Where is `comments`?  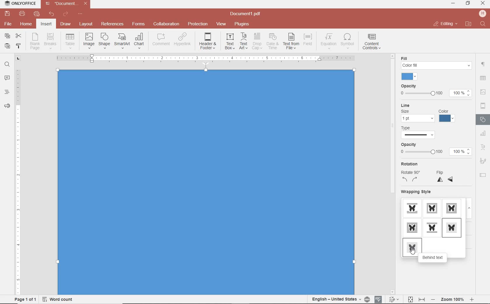
comments is located at coordinates (7, 78).